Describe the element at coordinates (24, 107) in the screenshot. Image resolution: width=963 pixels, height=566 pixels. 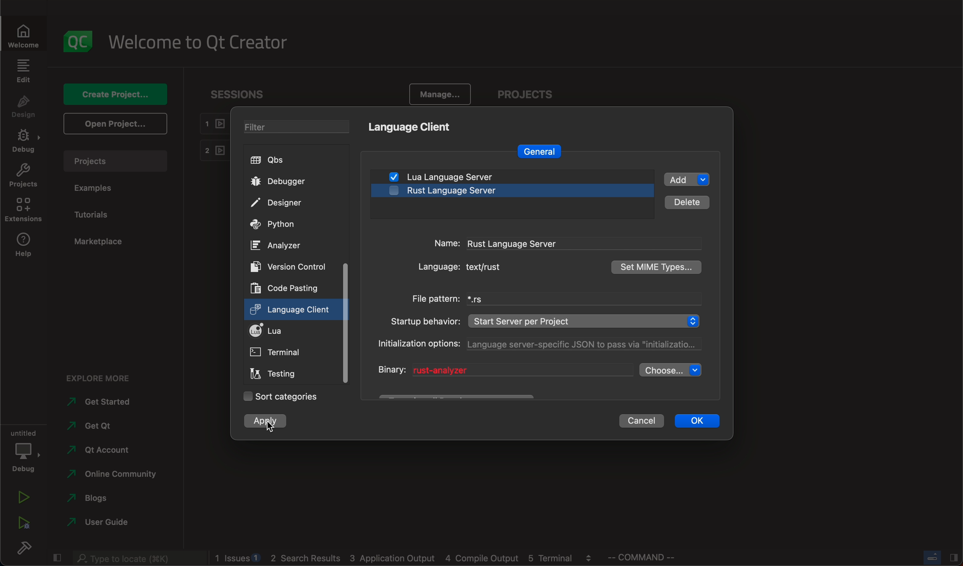
I see `design` at that location.